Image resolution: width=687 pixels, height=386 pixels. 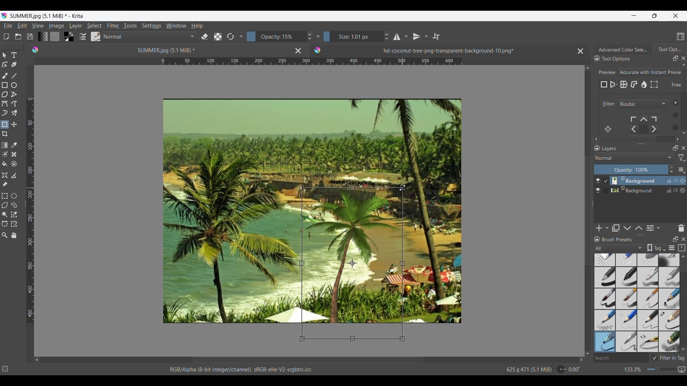 What do you see at coordinates (604, 85) in the screenshot?
I see `Free` at bounding box center [604, 85].